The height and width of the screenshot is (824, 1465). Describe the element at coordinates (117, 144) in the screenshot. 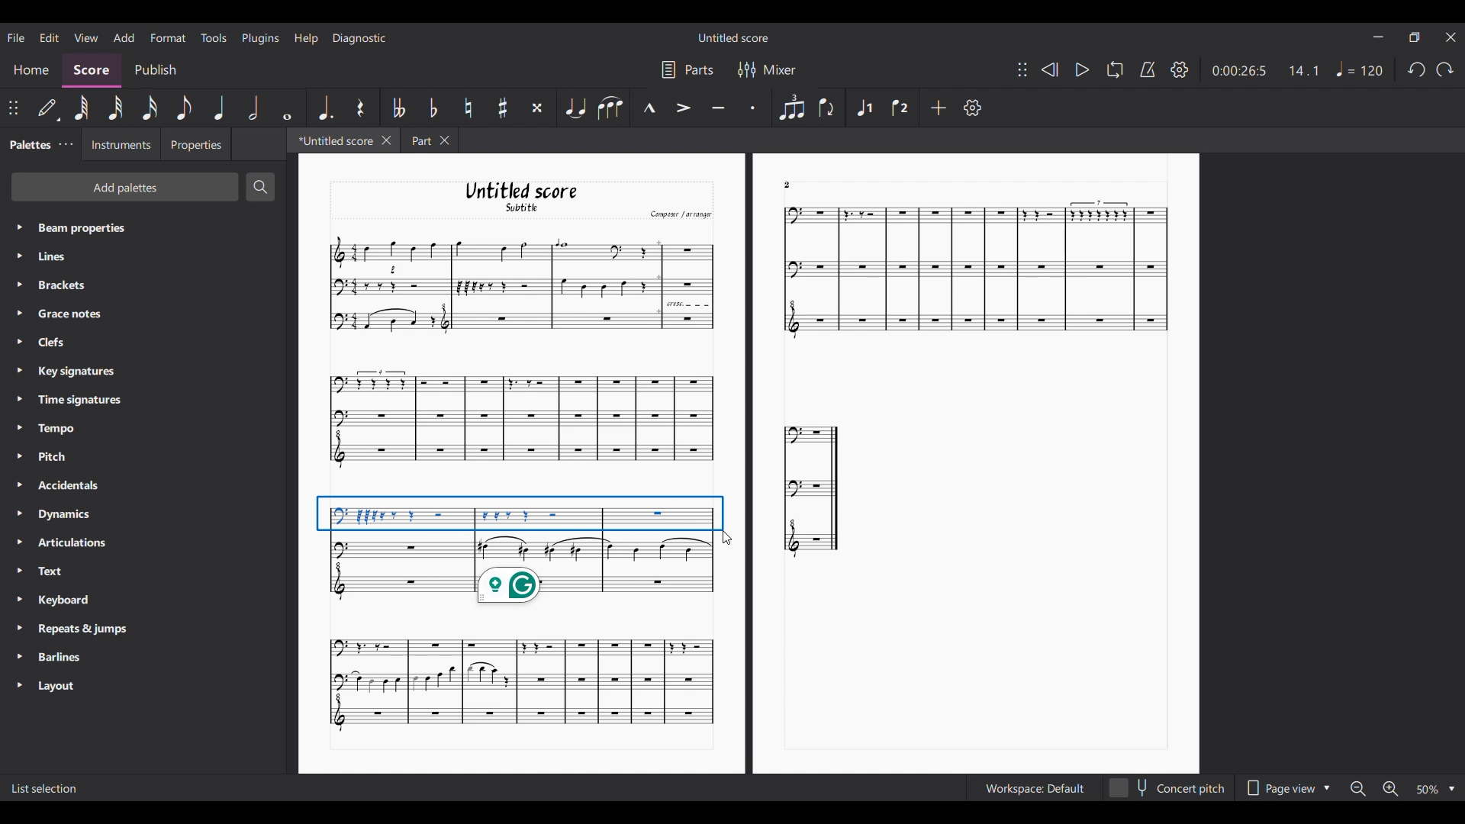

I see `Instruments` at that location.